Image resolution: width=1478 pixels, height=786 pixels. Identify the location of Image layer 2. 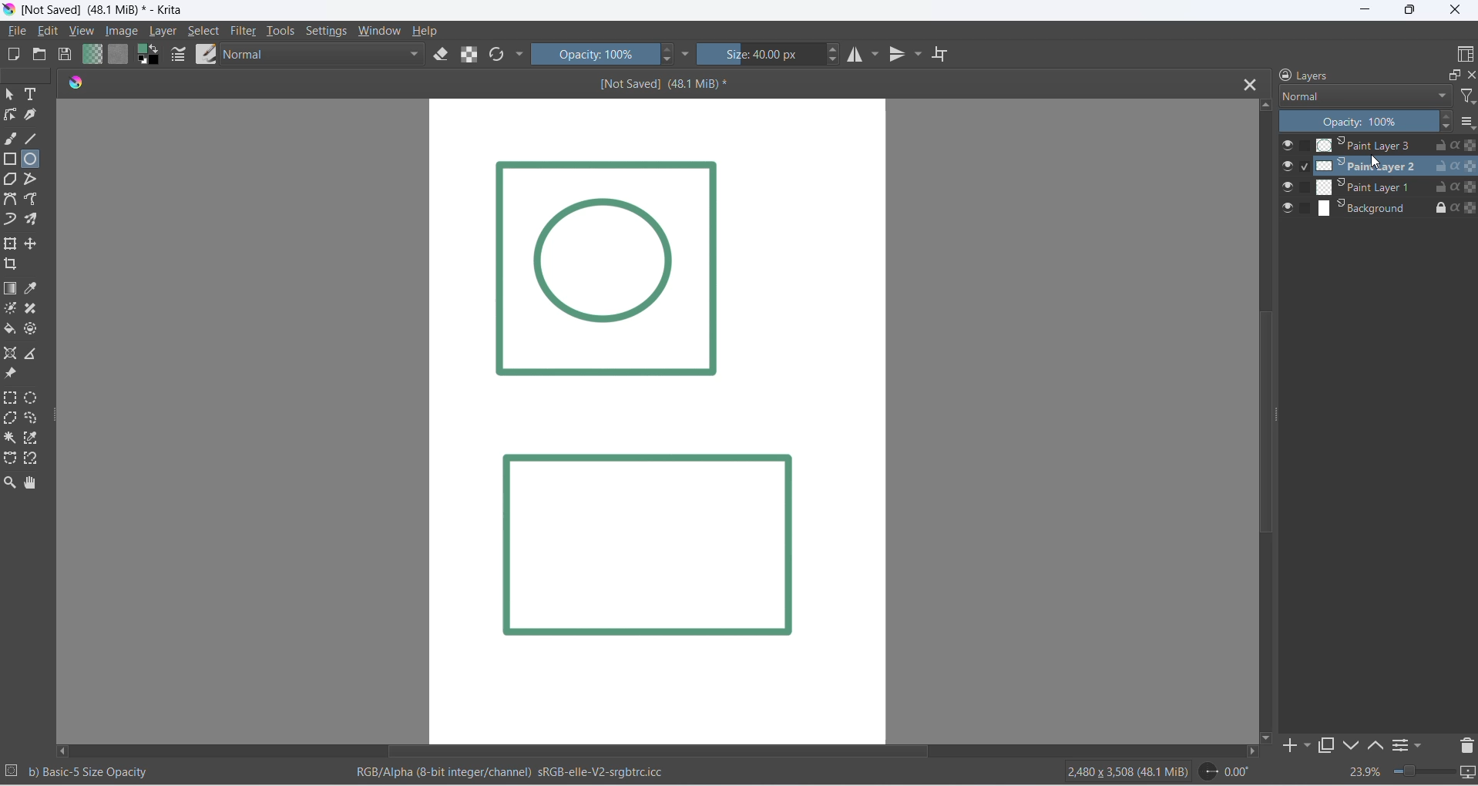
(652, 545).